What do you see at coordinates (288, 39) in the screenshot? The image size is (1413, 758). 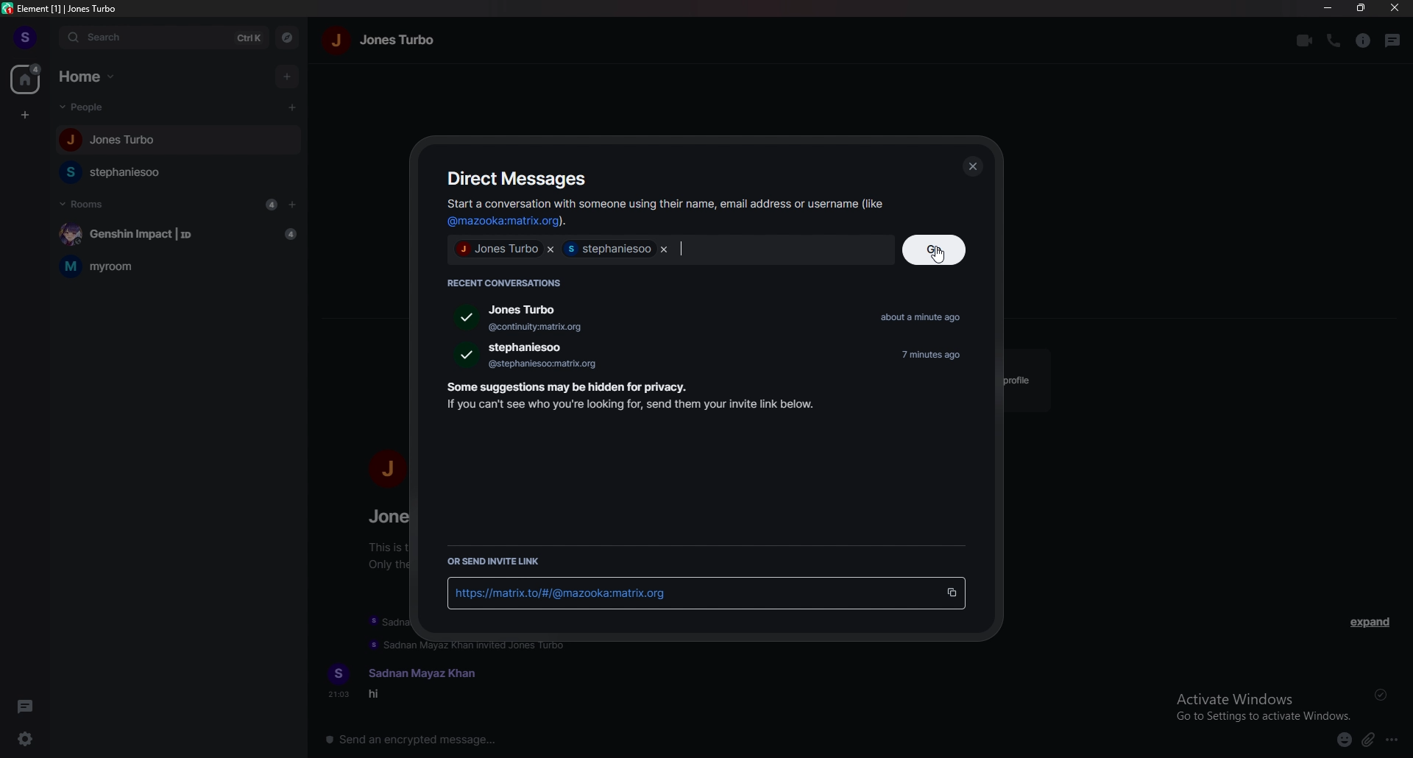 I see `explore rooms` at bounding box center [288, 39].